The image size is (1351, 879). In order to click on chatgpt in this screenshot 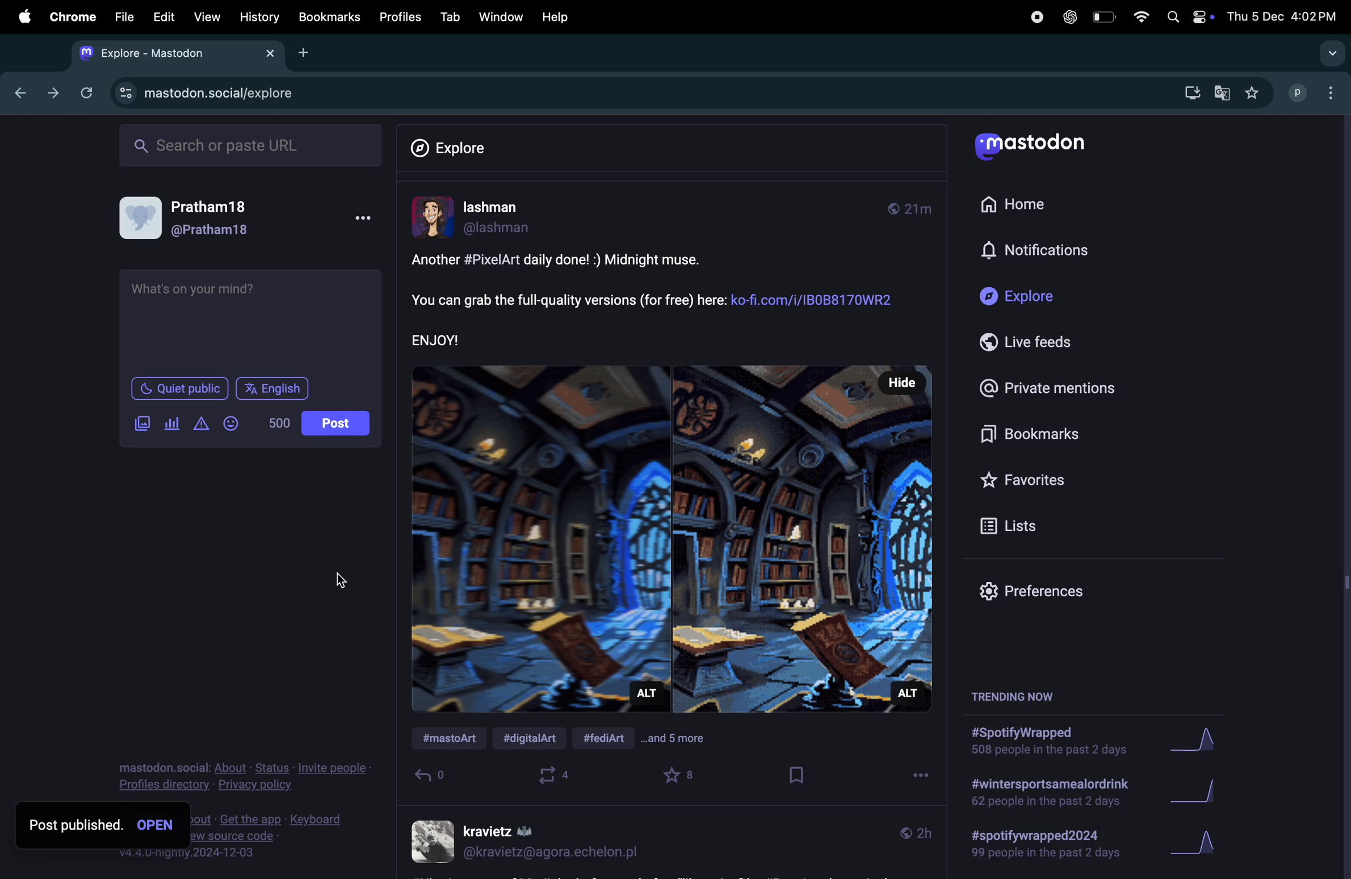, I will do `click(1068, 18)`.